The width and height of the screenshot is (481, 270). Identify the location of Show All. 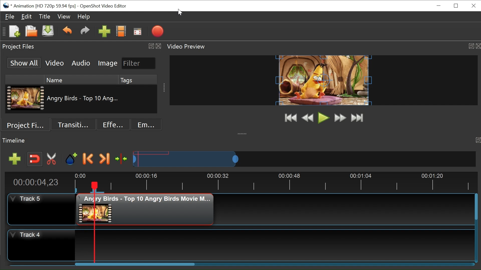
(25, 63).